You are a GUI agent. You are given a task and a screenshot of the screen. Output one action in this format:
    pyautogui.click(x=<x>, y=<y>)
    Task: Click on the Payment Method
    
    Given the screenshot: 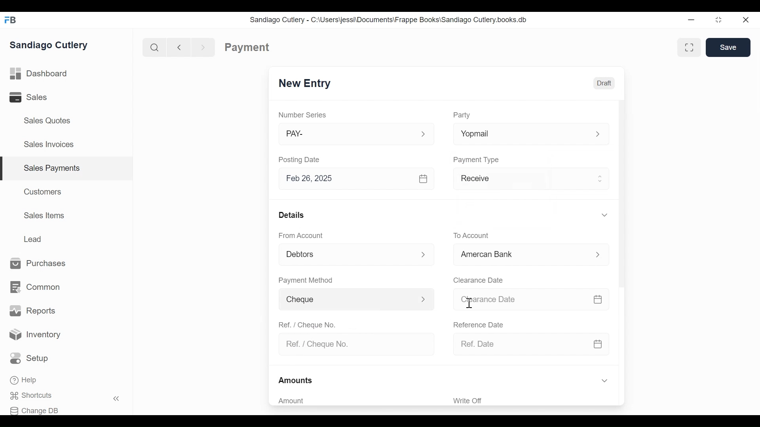 What is the action you would take?
    pyautogui.click(x=306, y=281)
    